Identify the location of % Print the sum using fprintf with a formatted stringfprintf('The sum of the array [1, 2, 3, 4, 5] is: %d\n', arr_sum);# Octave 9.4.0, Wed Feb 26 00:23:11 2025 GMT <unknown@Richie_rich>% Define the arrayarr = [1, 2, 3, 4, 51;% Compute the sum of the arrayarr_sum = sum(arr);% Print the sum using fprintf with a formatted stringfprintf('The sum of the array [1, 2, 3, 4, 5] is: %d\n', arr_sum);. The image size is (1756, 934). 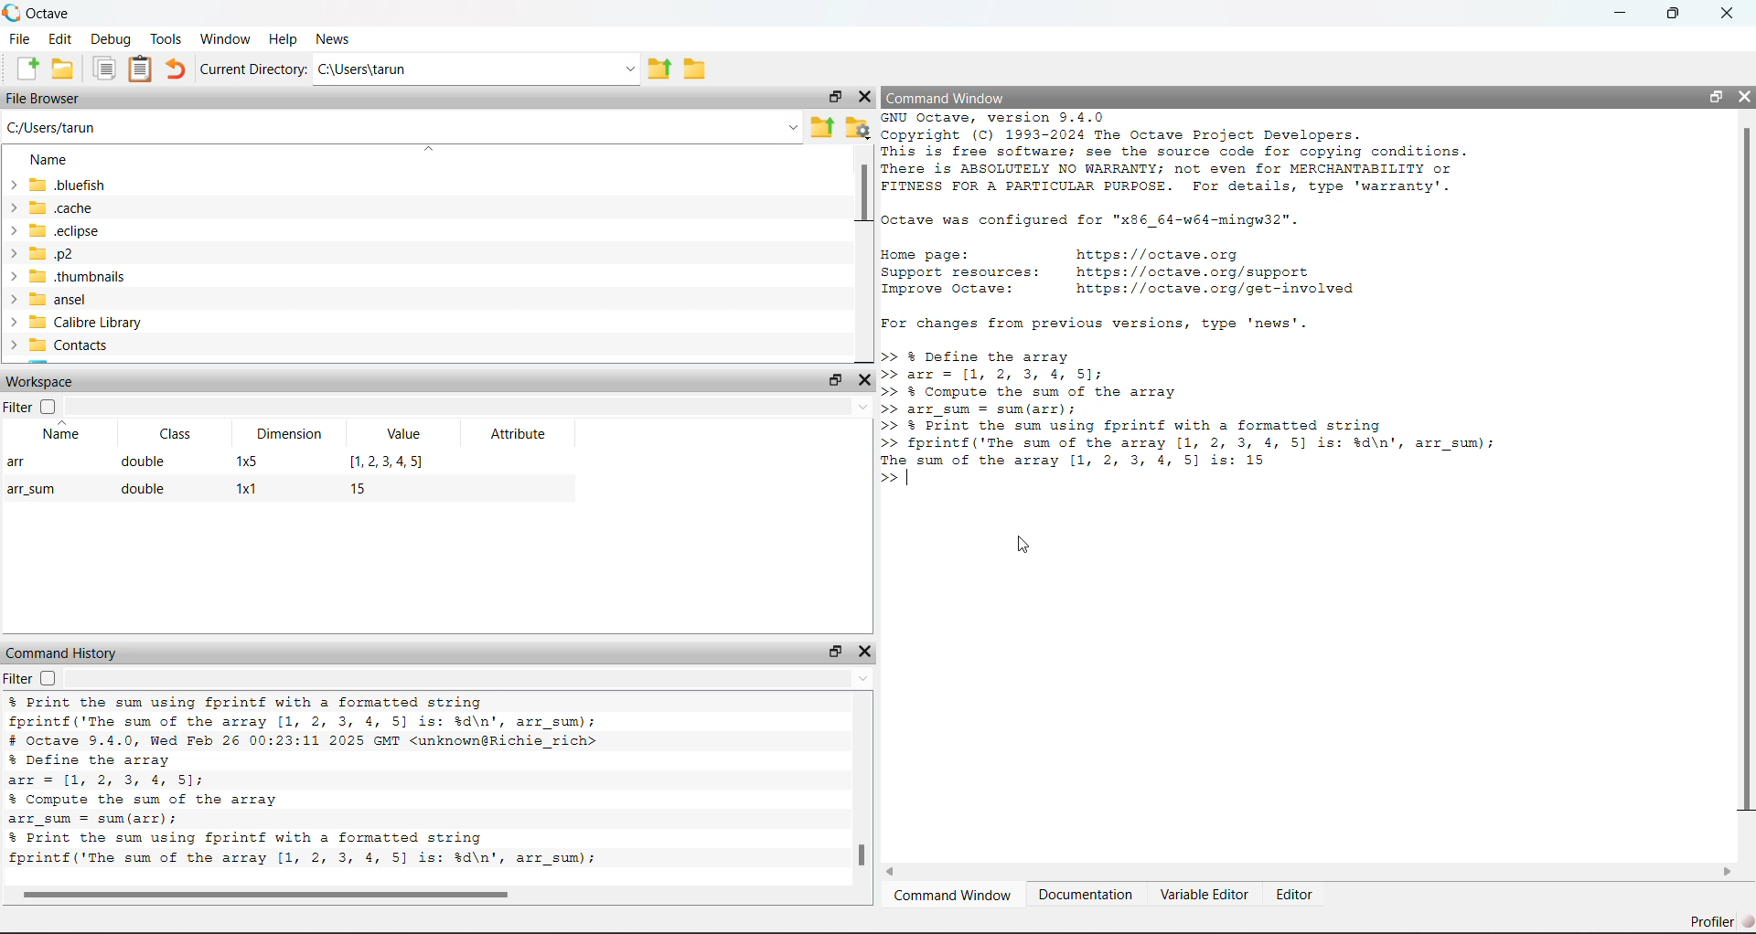
(392, 784).